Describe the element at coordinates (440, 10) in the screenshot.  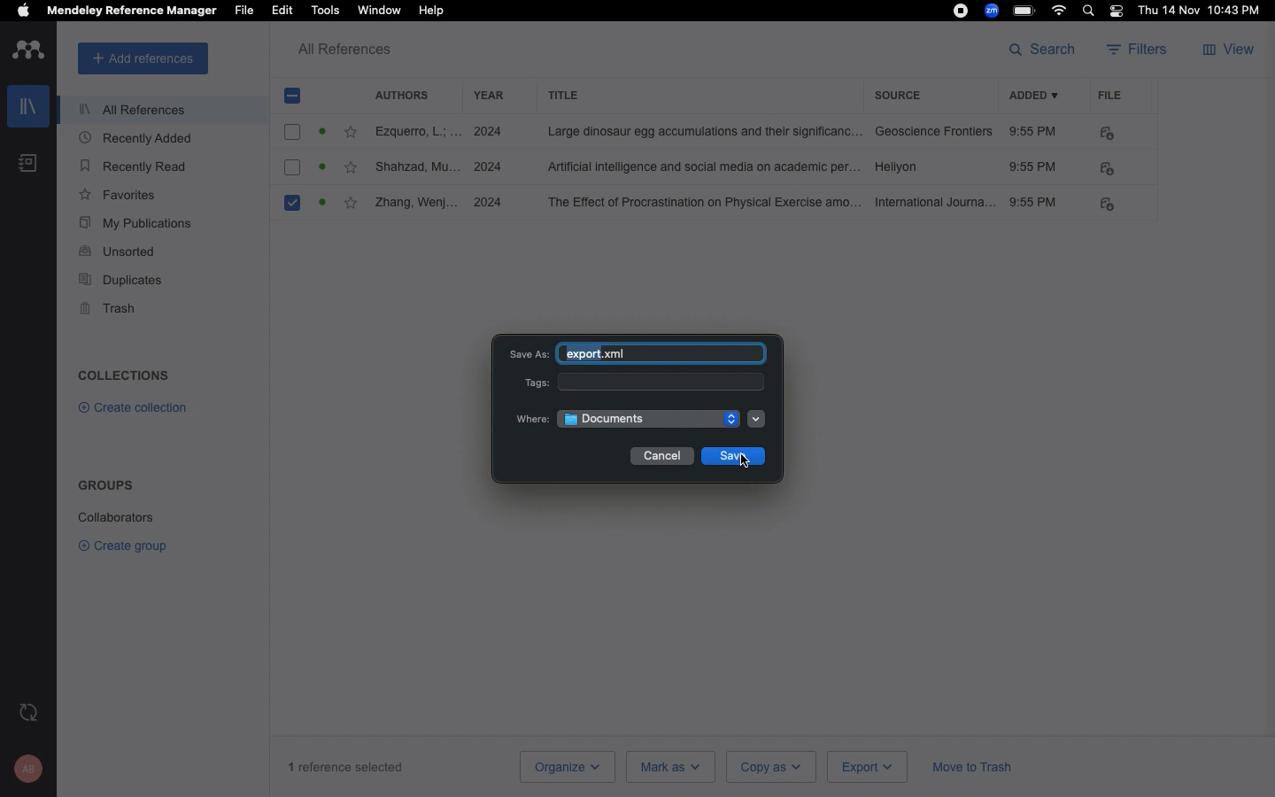
I see `Help` at that location.